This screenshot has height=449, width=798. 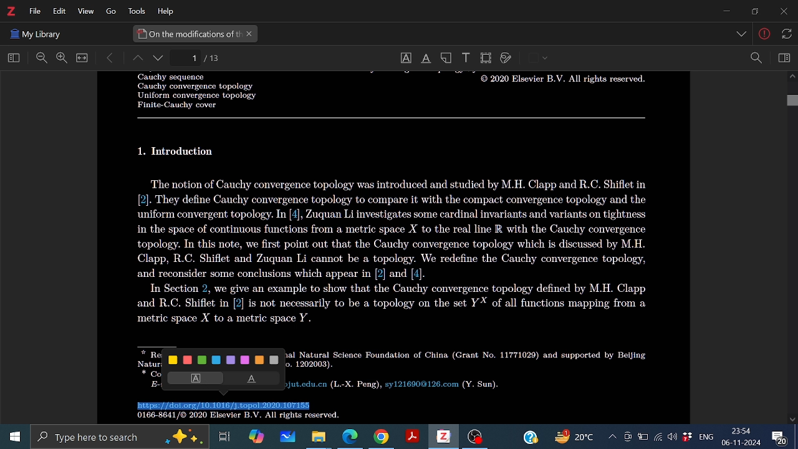 What do you see at coordinates (425, 59) in the screenshot?
I see `Underline text` at bounding box center [425, 59].